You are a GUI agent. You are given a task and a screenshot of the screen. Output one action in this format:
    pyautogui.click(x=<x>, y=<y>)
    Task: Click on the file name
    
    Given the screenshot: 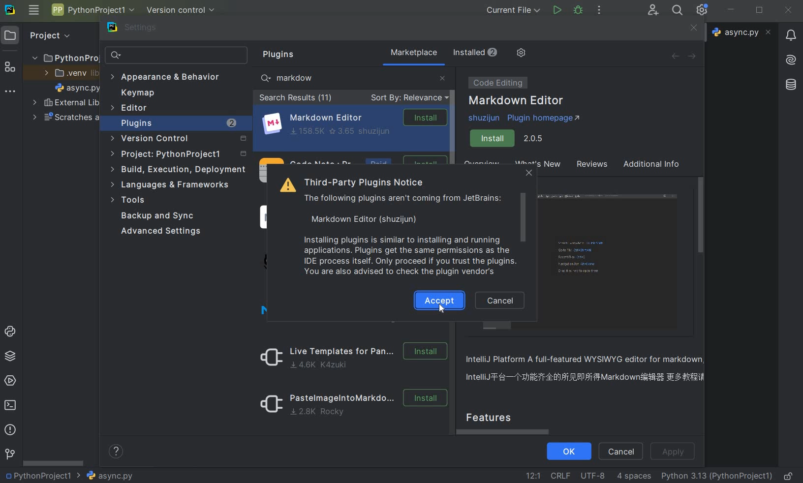 What is the action you would take?
    pyautogui.click(x=741, y=32)
    